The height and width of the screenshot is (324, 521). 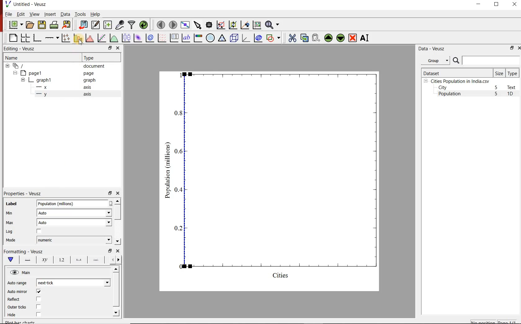 I want to click on cut the selected widget, so click(x=291, y=38).